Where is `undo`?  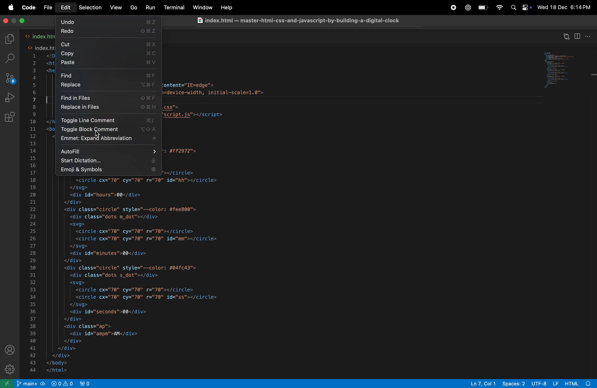
undo is located at coordinates (108, 22).